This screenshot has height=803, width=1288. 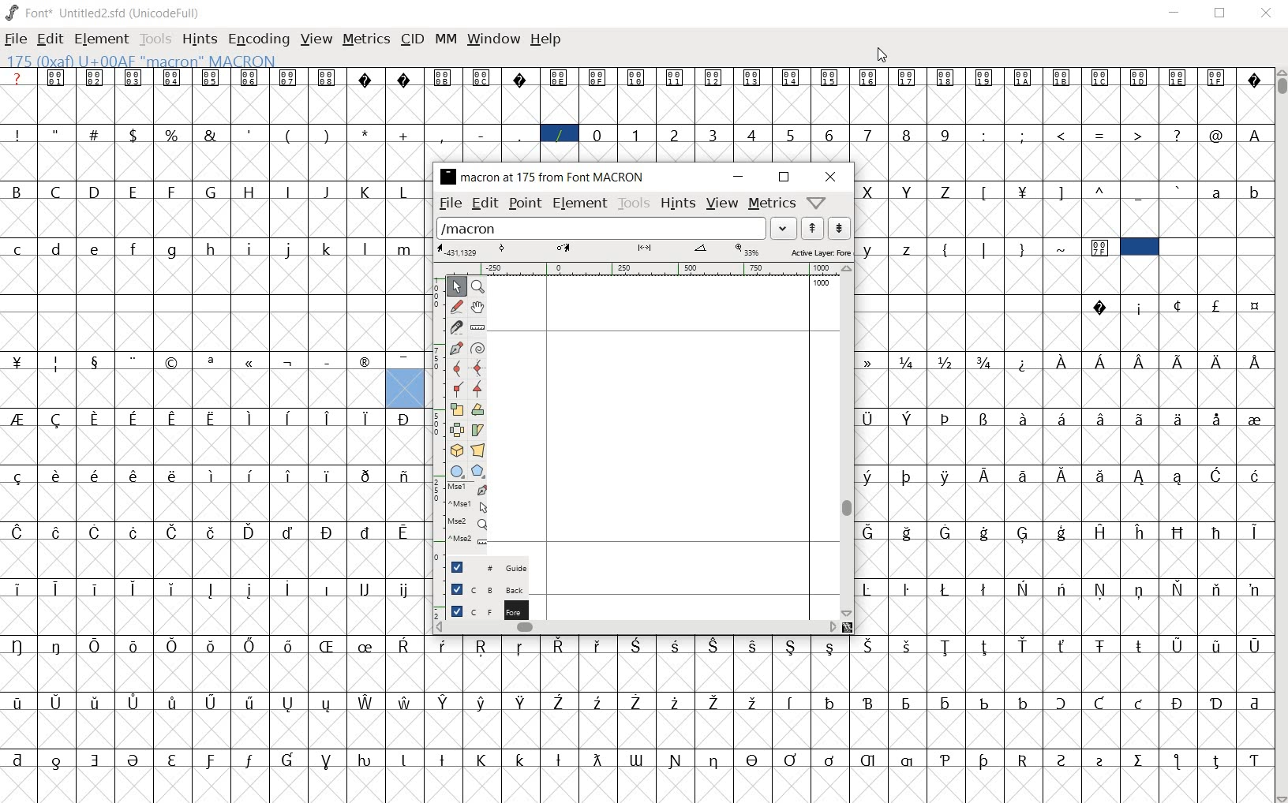 I want to click on Symbol, so click(x=871, y=700).